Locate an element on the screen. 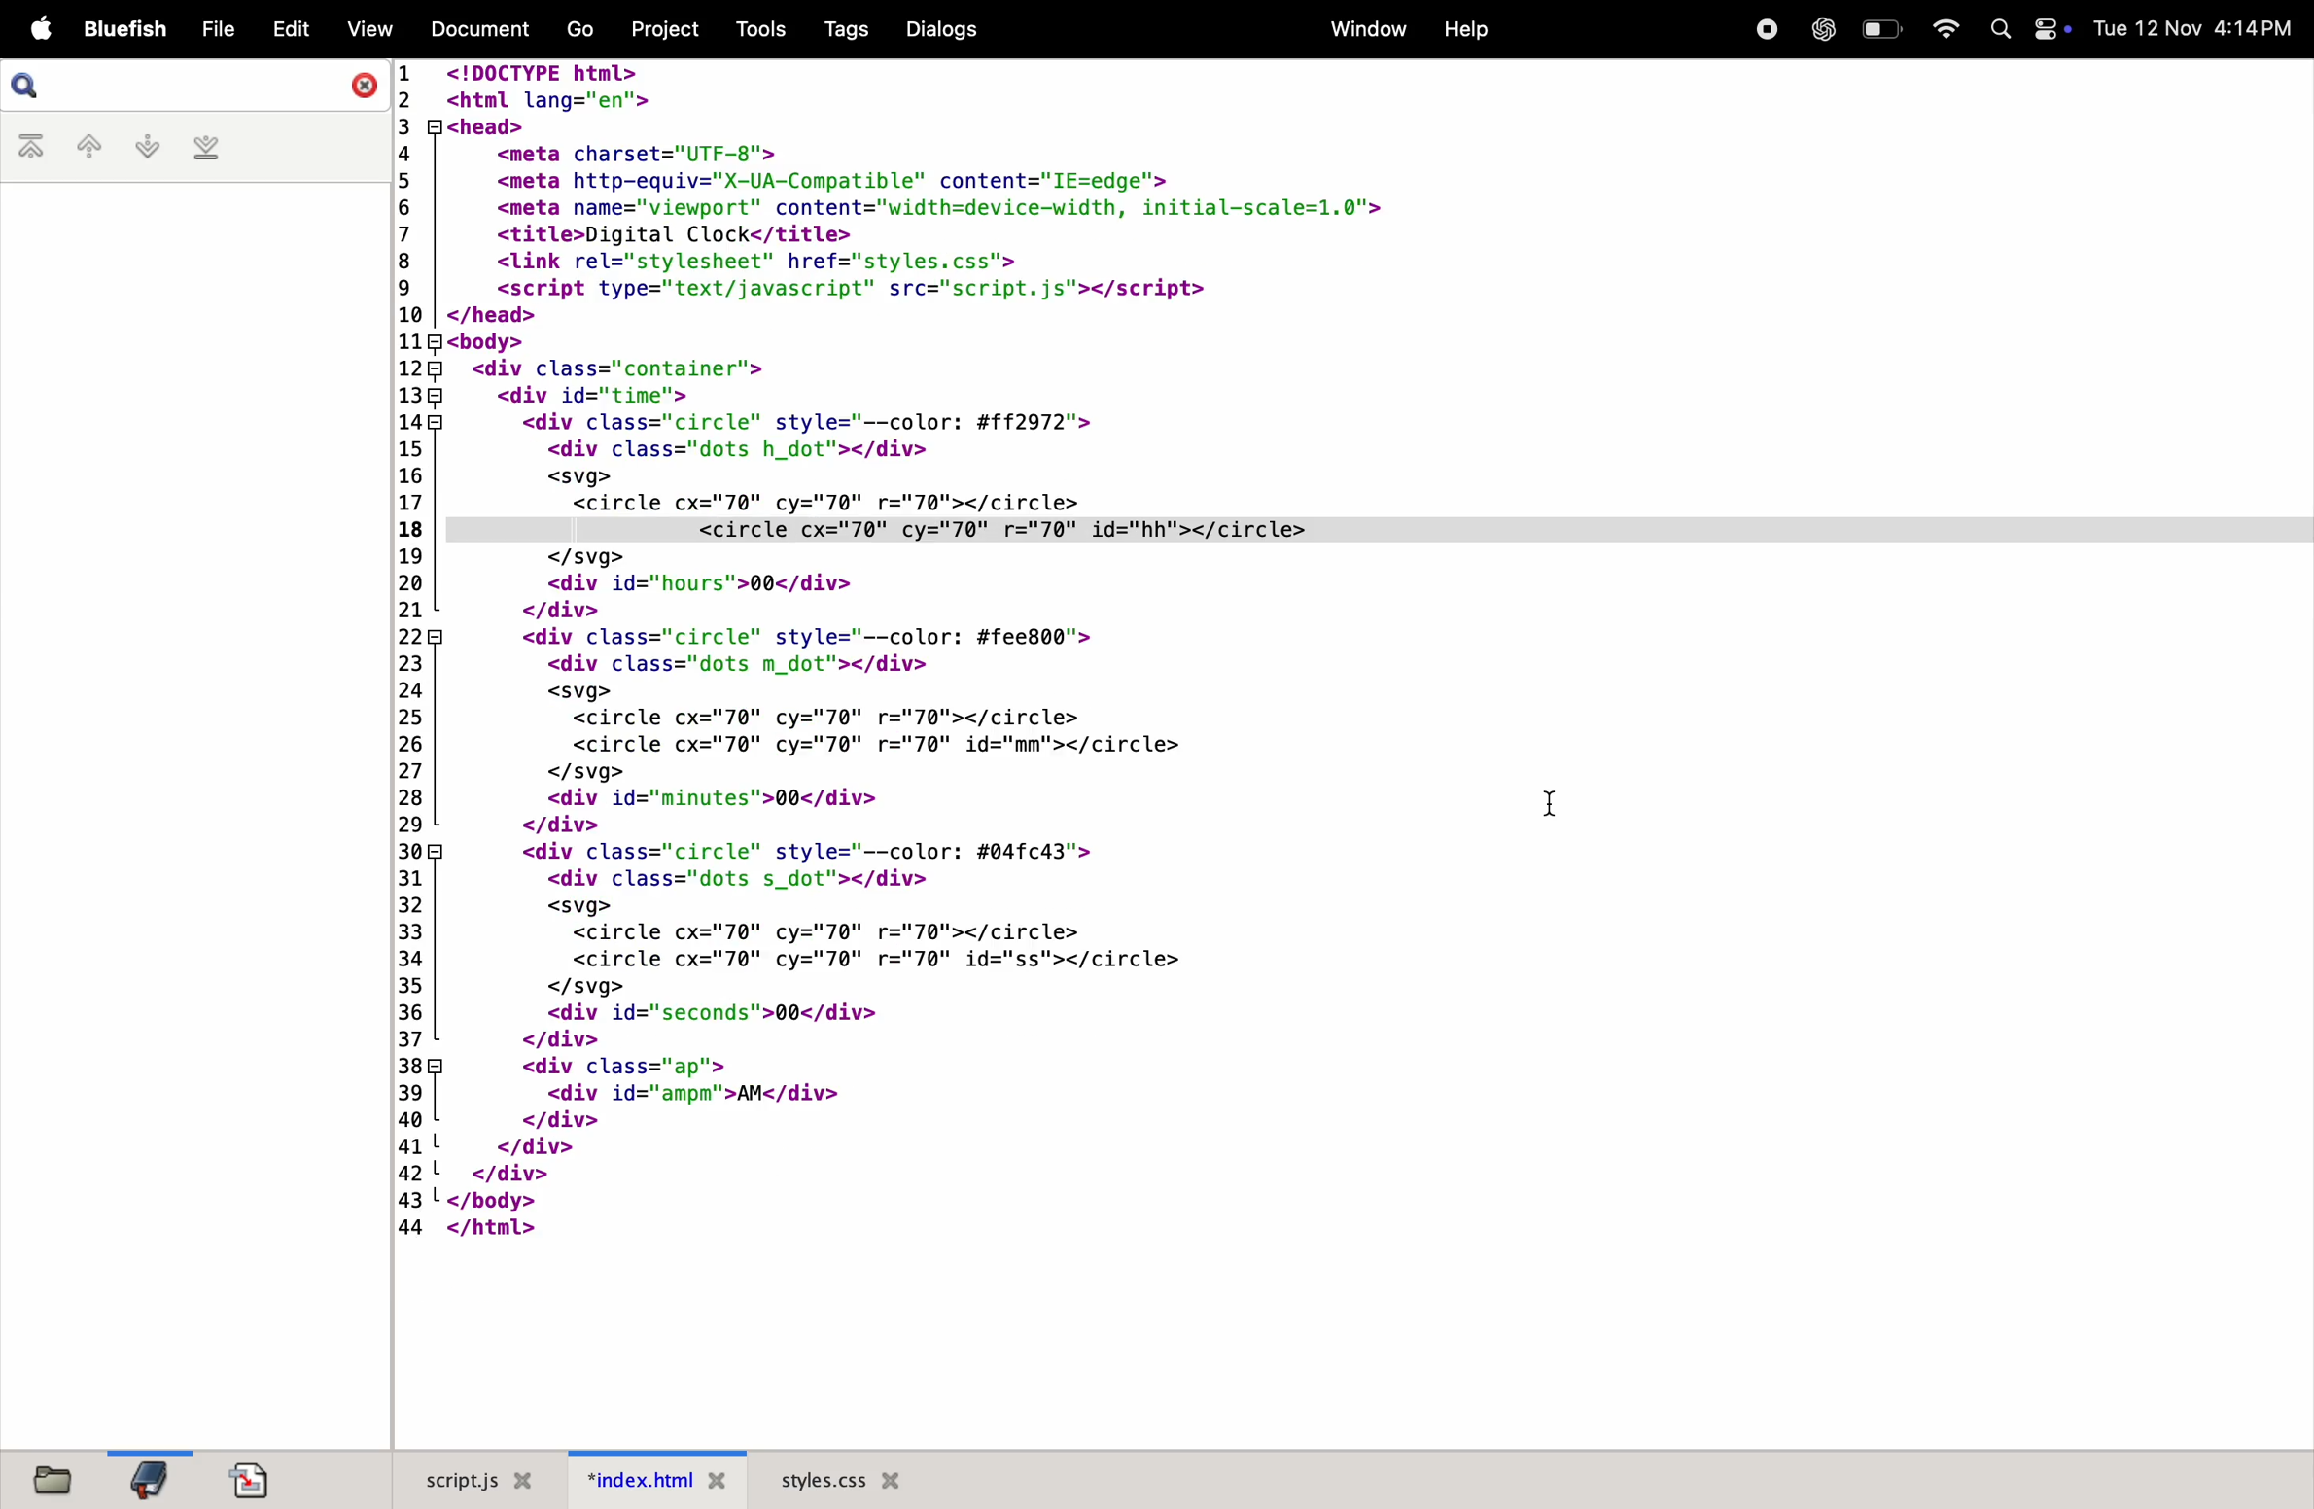  bluefish is located at coordinates (121, 31).